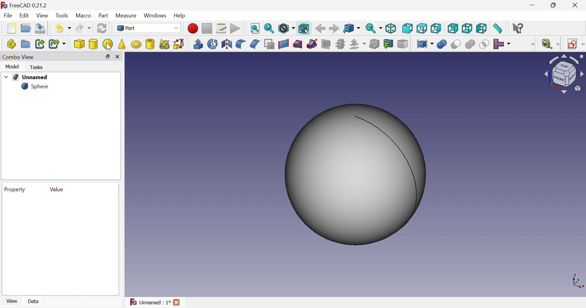 The width and height of the screenshot is (586, 308). I want to click on Compound tools, so click(425, 44).